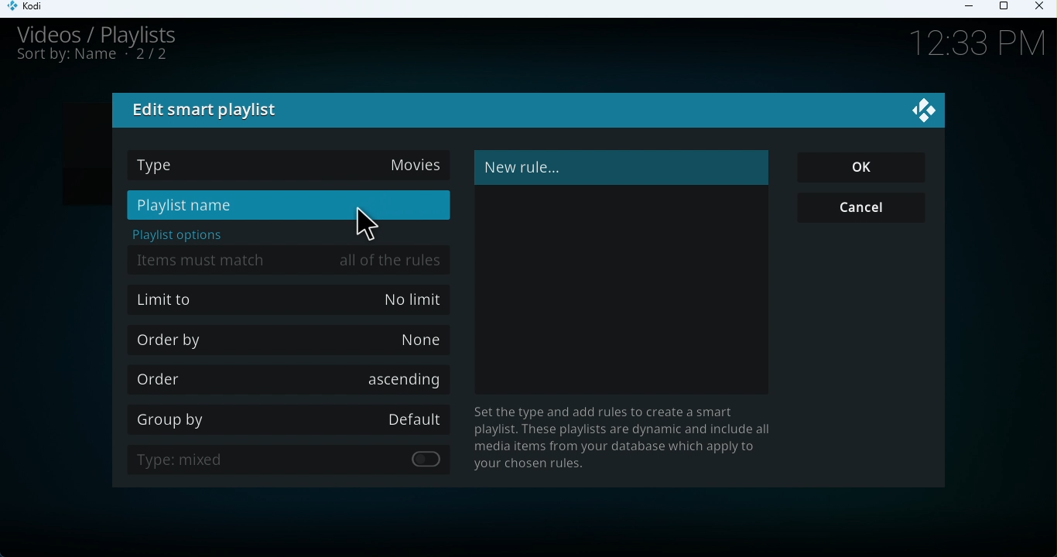 The width and height of the screenshot is (1057, 557). Describe the element at coordinates (292, 258) in the screenshot. I see `Items much watch` at that location.